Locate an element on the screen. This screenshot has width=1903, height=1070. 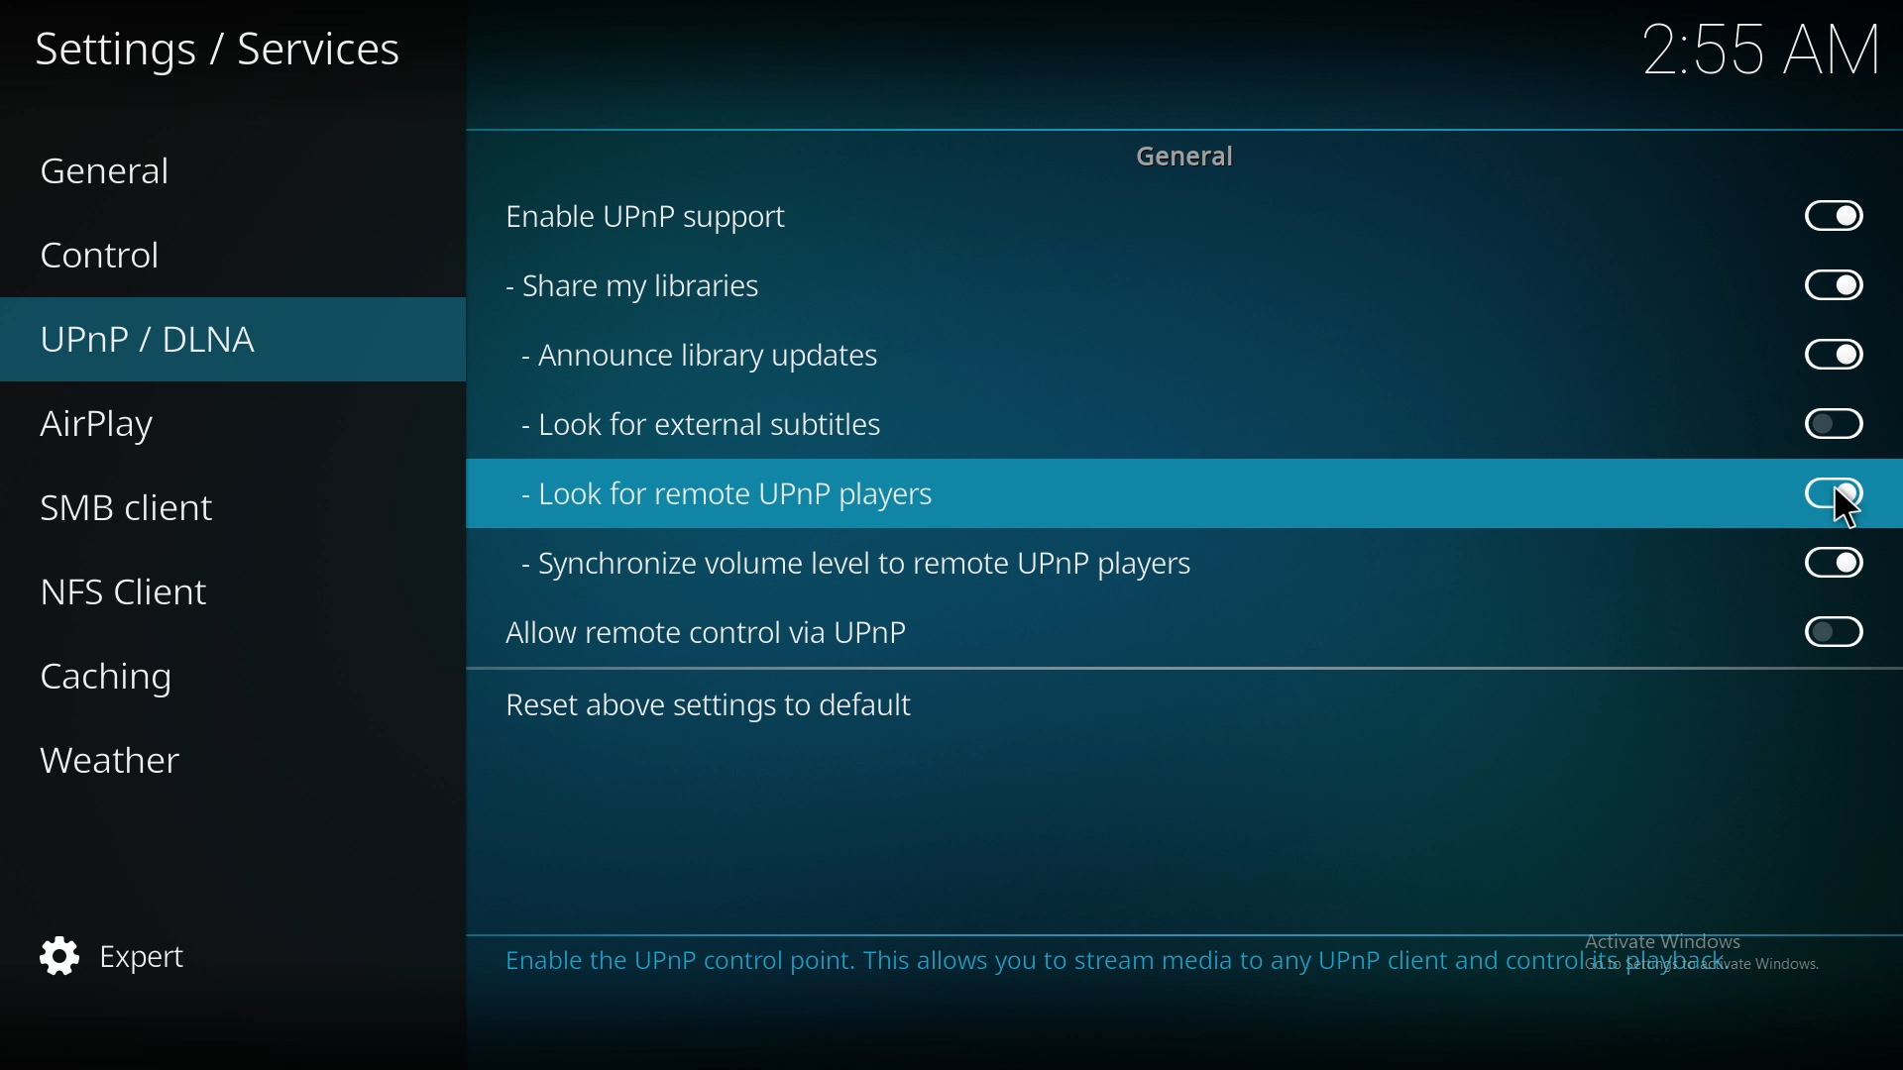
announce library updates is located at coordinates (710, 354).